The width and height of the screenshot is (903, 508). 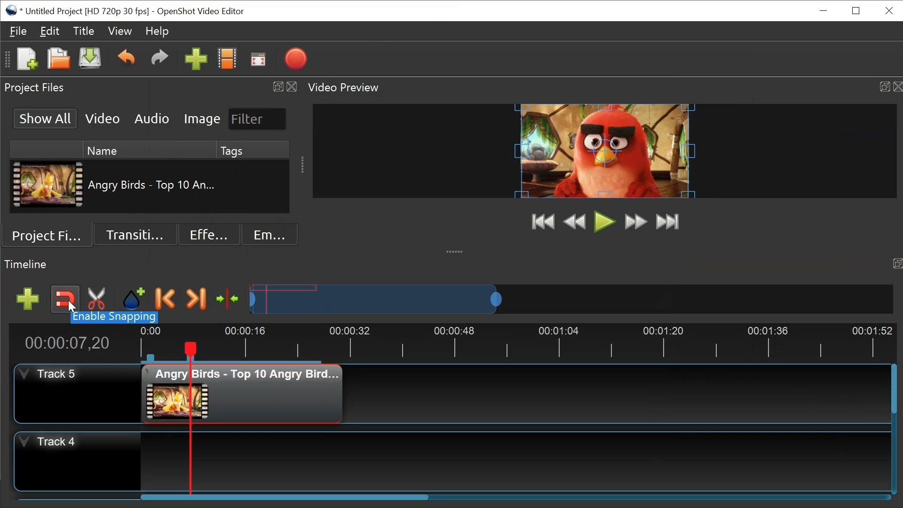 I want to click on Snap, so click(x=64, y=299).